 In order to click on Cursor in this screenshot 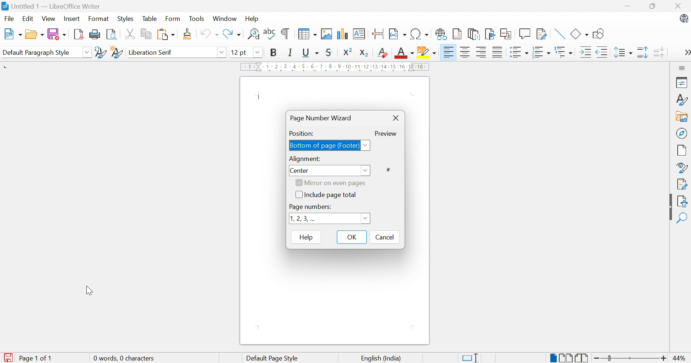, I will do `click(89, 291)`.